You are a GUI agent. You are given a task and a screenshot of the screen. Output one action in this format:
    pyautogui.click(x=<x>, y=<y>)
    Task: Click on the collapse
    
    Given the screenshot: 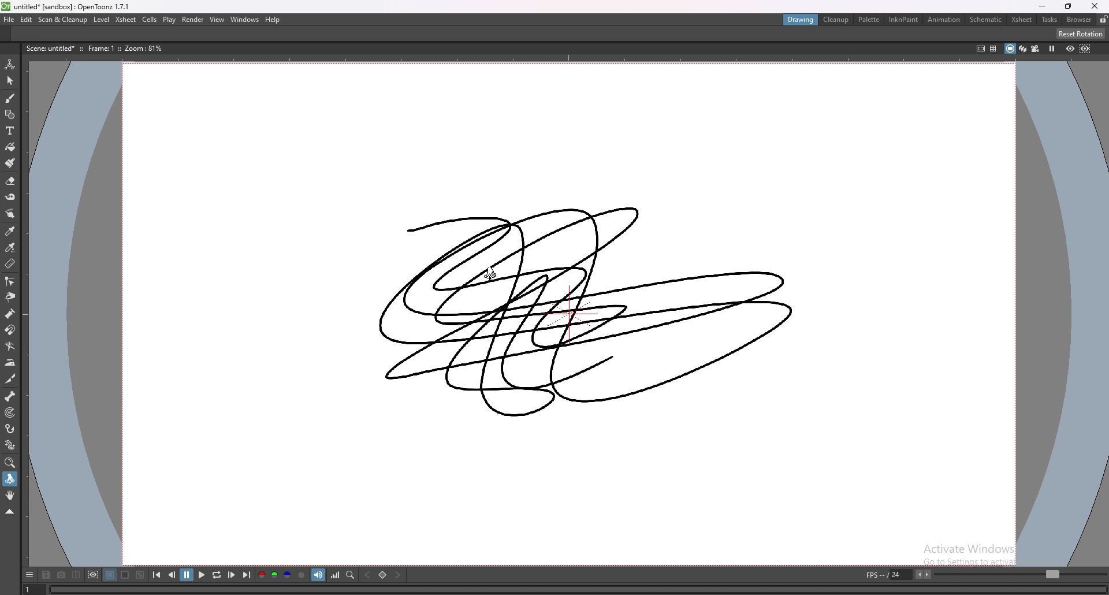 What is the action you would take?
    pyautogui.click(x=9, y=512)
    